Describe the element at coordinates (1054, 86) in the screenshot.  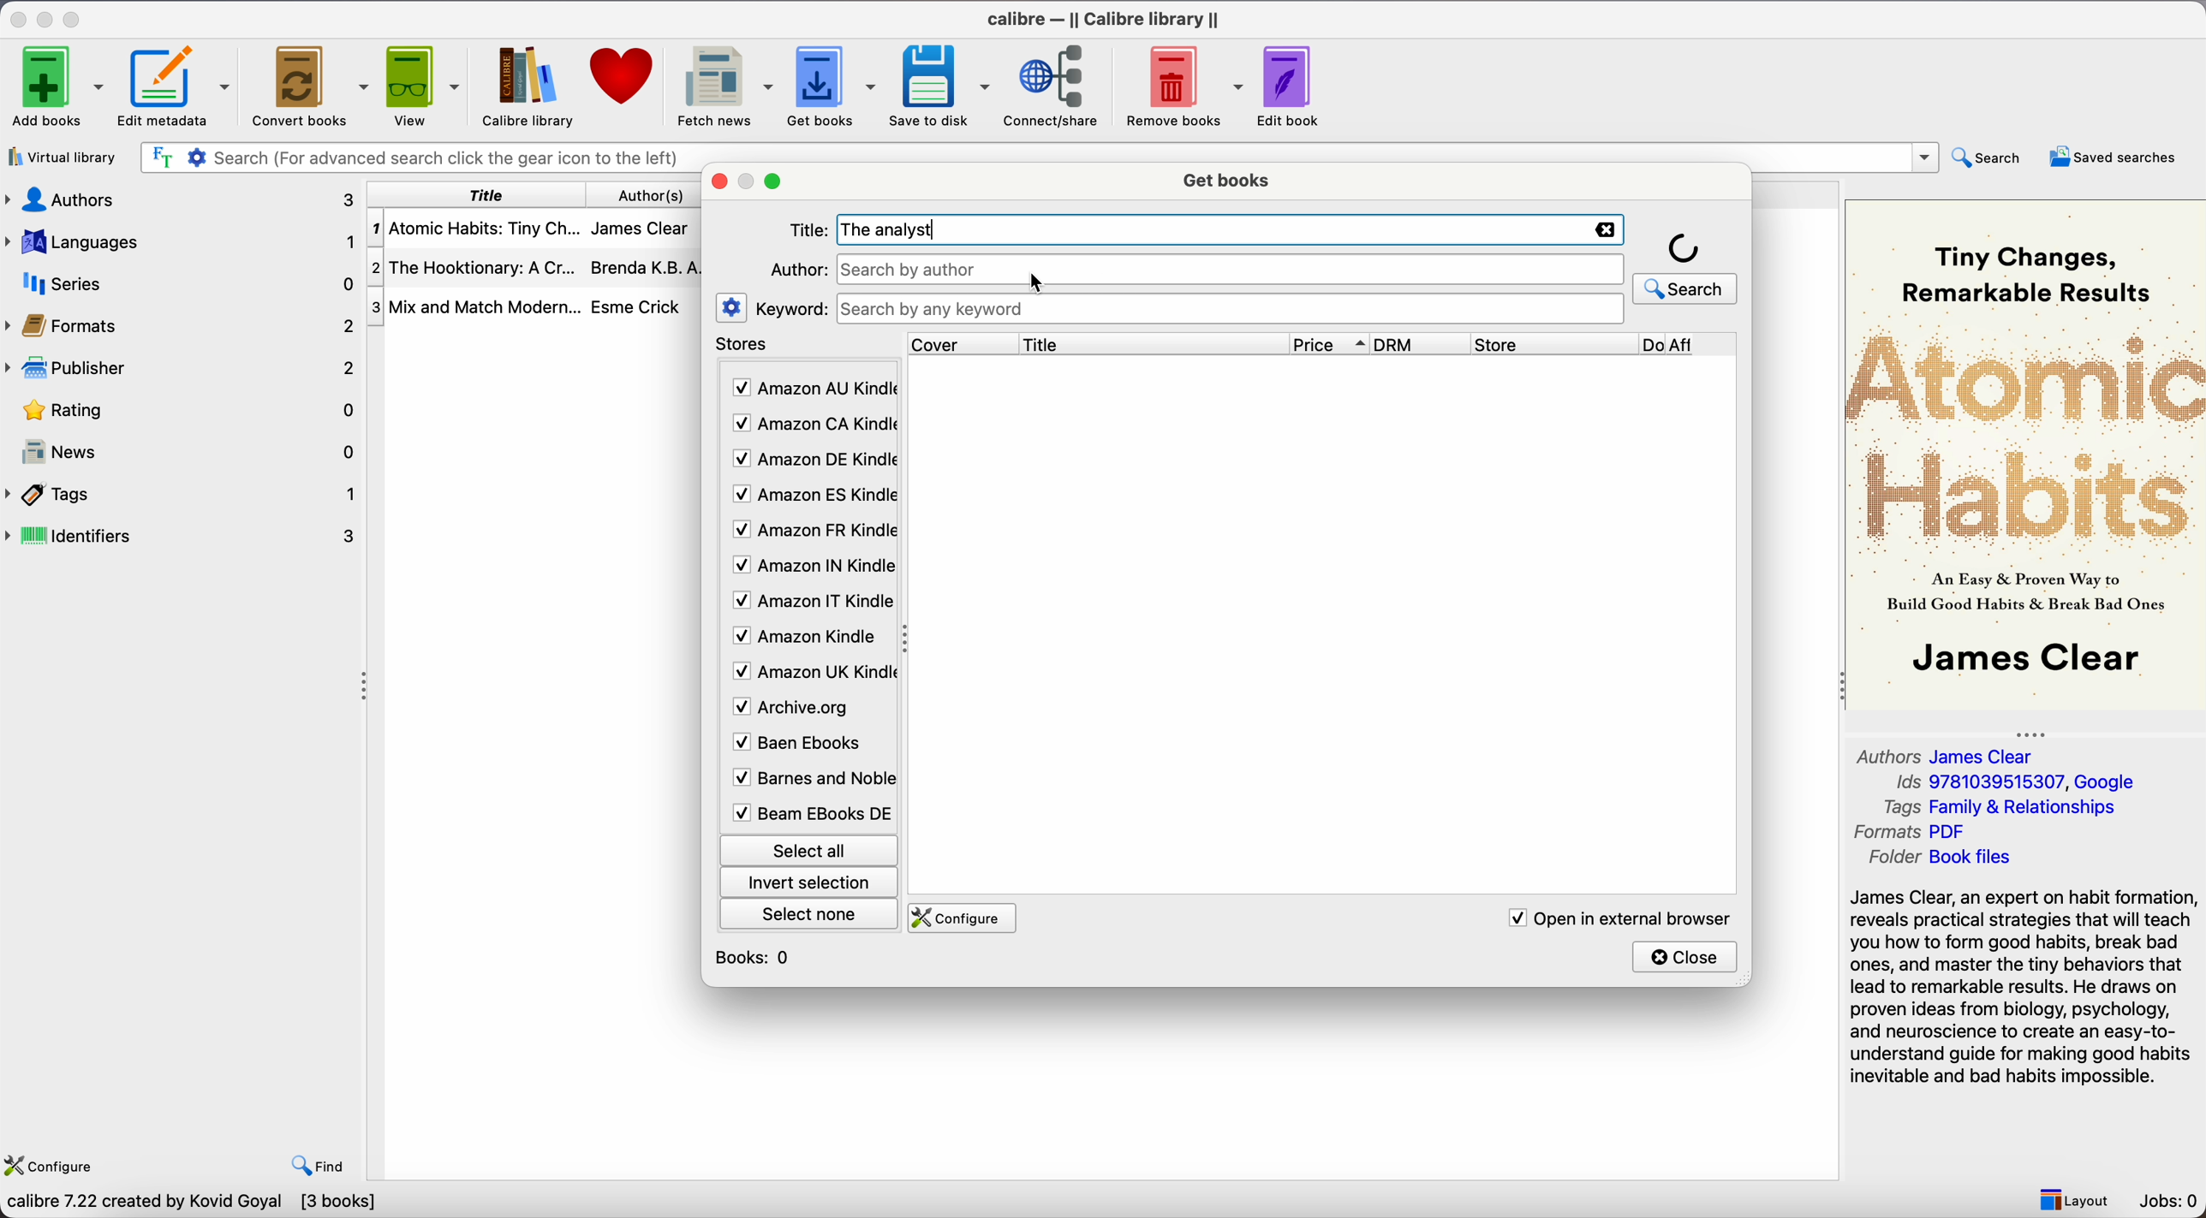
I see `connect/share` at that location.